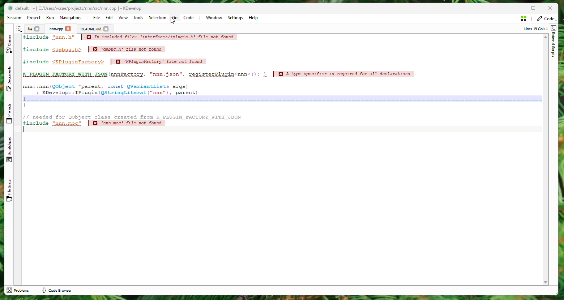 This screenshot has width=564, height=300. Describe the element at coordinates (536, 8) in the screenshot. I see `Box` at that location.